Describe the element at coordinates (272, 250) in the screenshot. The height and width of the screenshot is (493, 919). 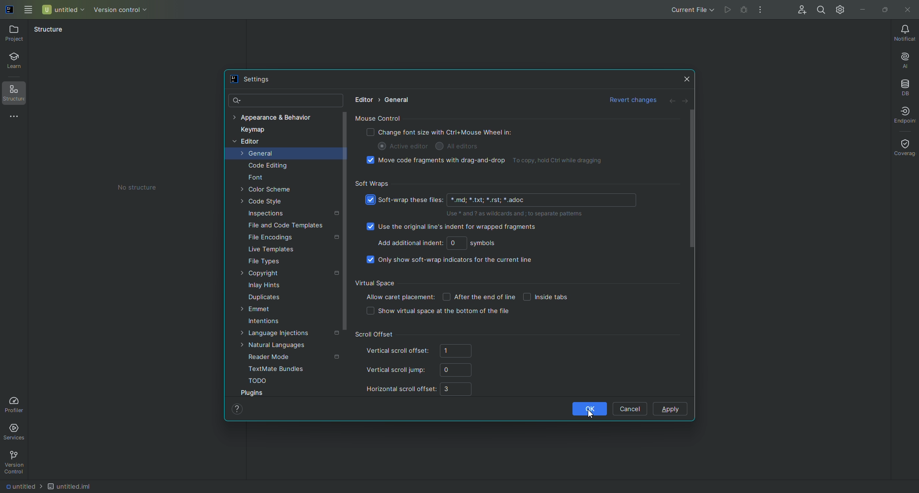
I see `Live Templates` at that location.